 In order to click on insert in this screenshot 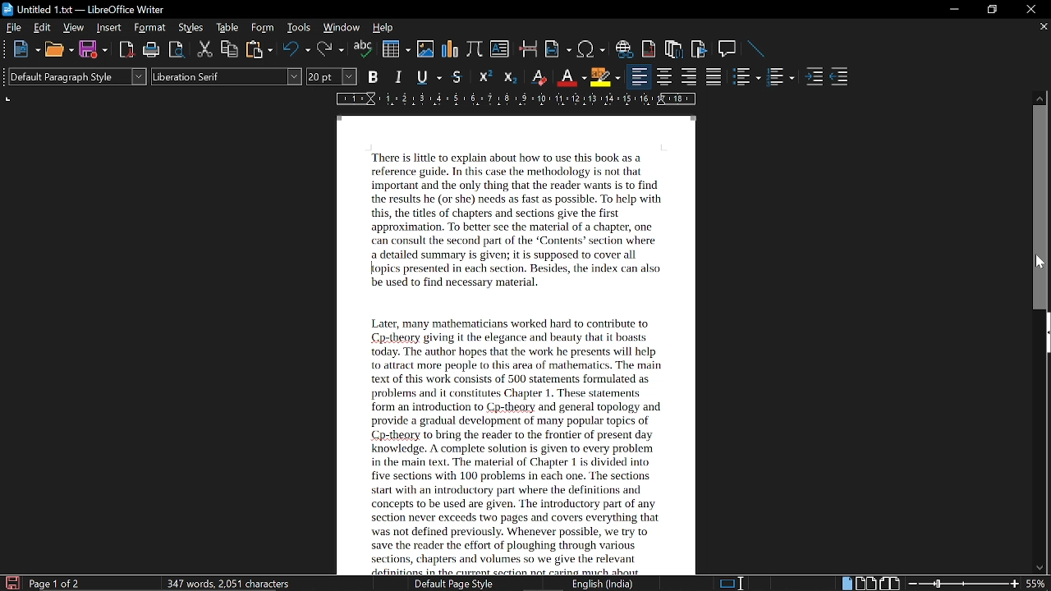, I will do `click(109, 28)`.